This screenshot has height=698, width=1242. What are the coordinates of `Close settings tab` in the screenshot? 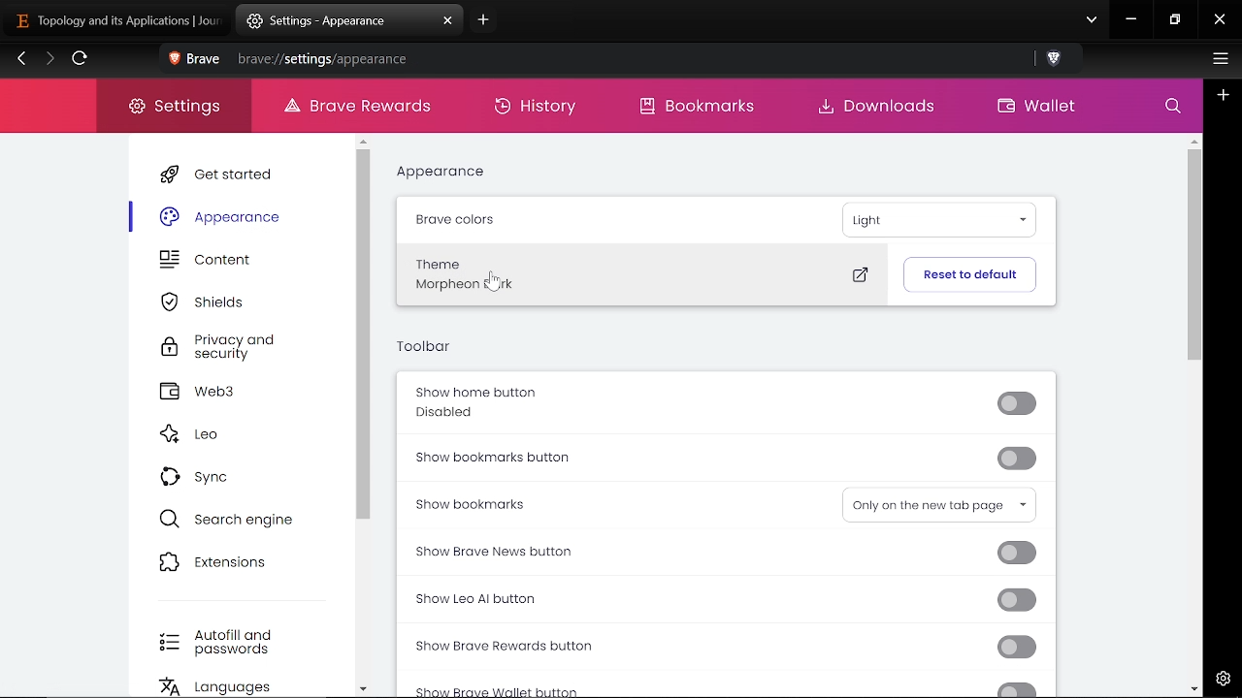 It's located at (448, 21).